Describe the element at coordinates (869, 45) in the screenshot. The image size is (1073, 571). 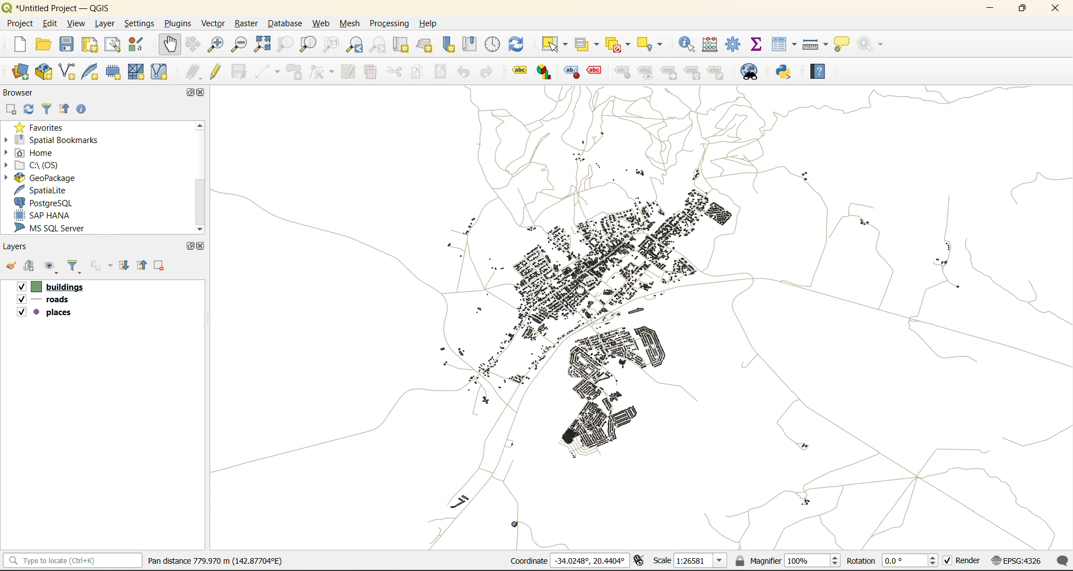
I see `no action` at that location.